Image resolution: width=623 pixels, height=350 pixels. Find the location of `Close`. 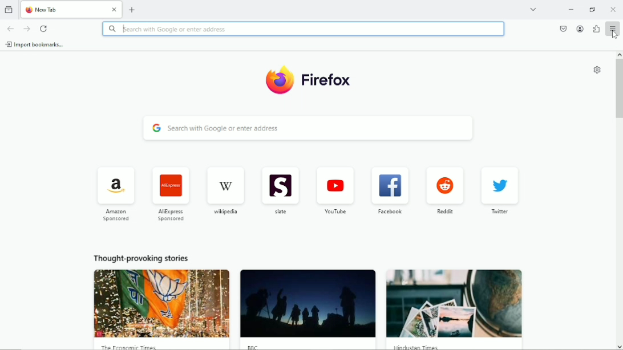

Close is located at coordinates (613, 9).